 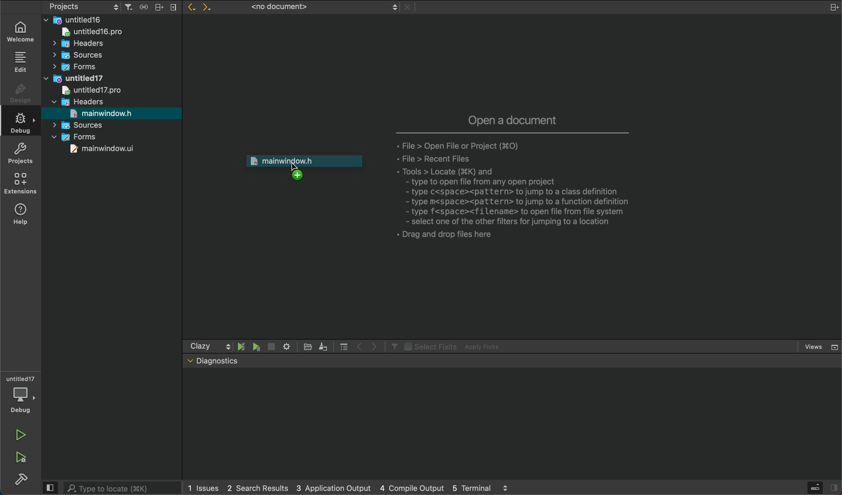 I want to click on filter, so click(x=128, y=7).